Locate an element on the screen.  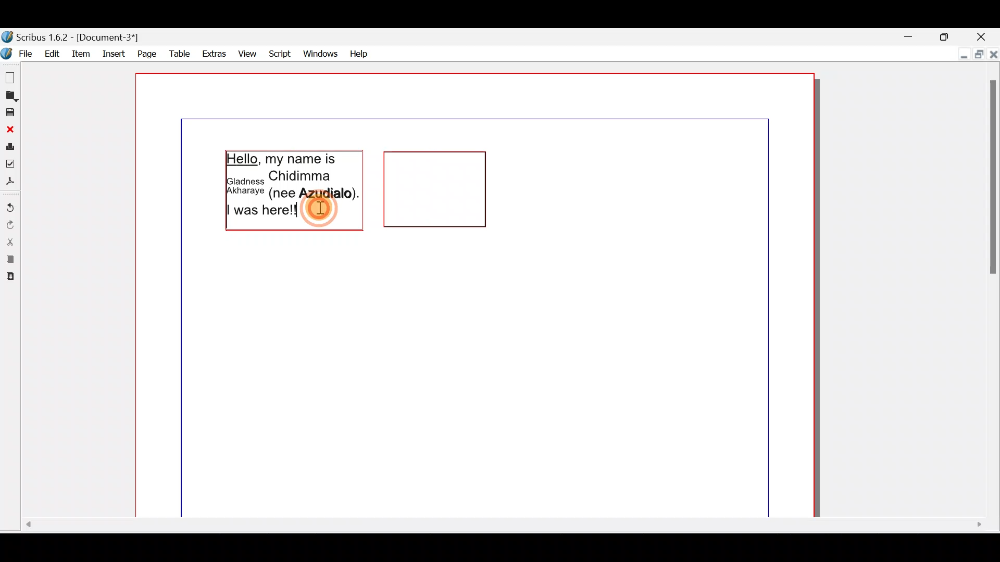
Extras is located at coordinates (213, 53).